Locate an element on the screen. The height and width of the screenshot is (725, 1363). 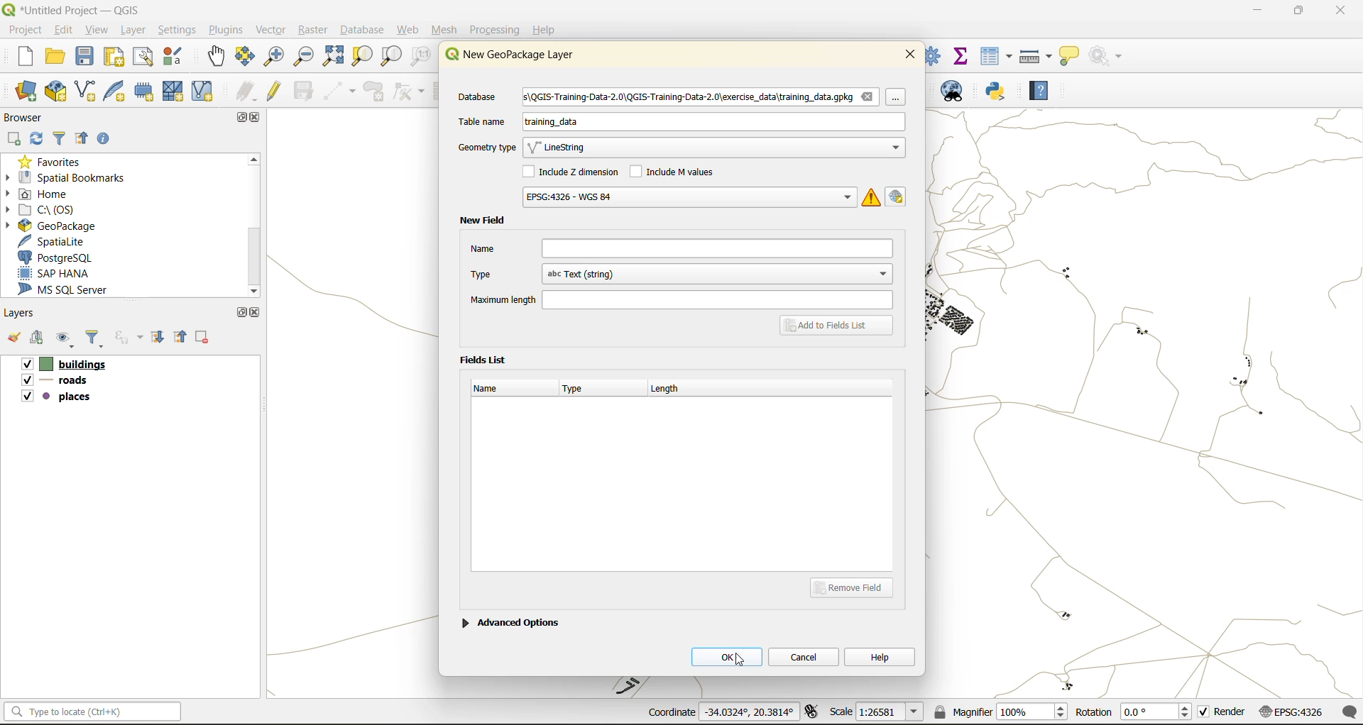
statistical summary is located at coordinates (962, 55).